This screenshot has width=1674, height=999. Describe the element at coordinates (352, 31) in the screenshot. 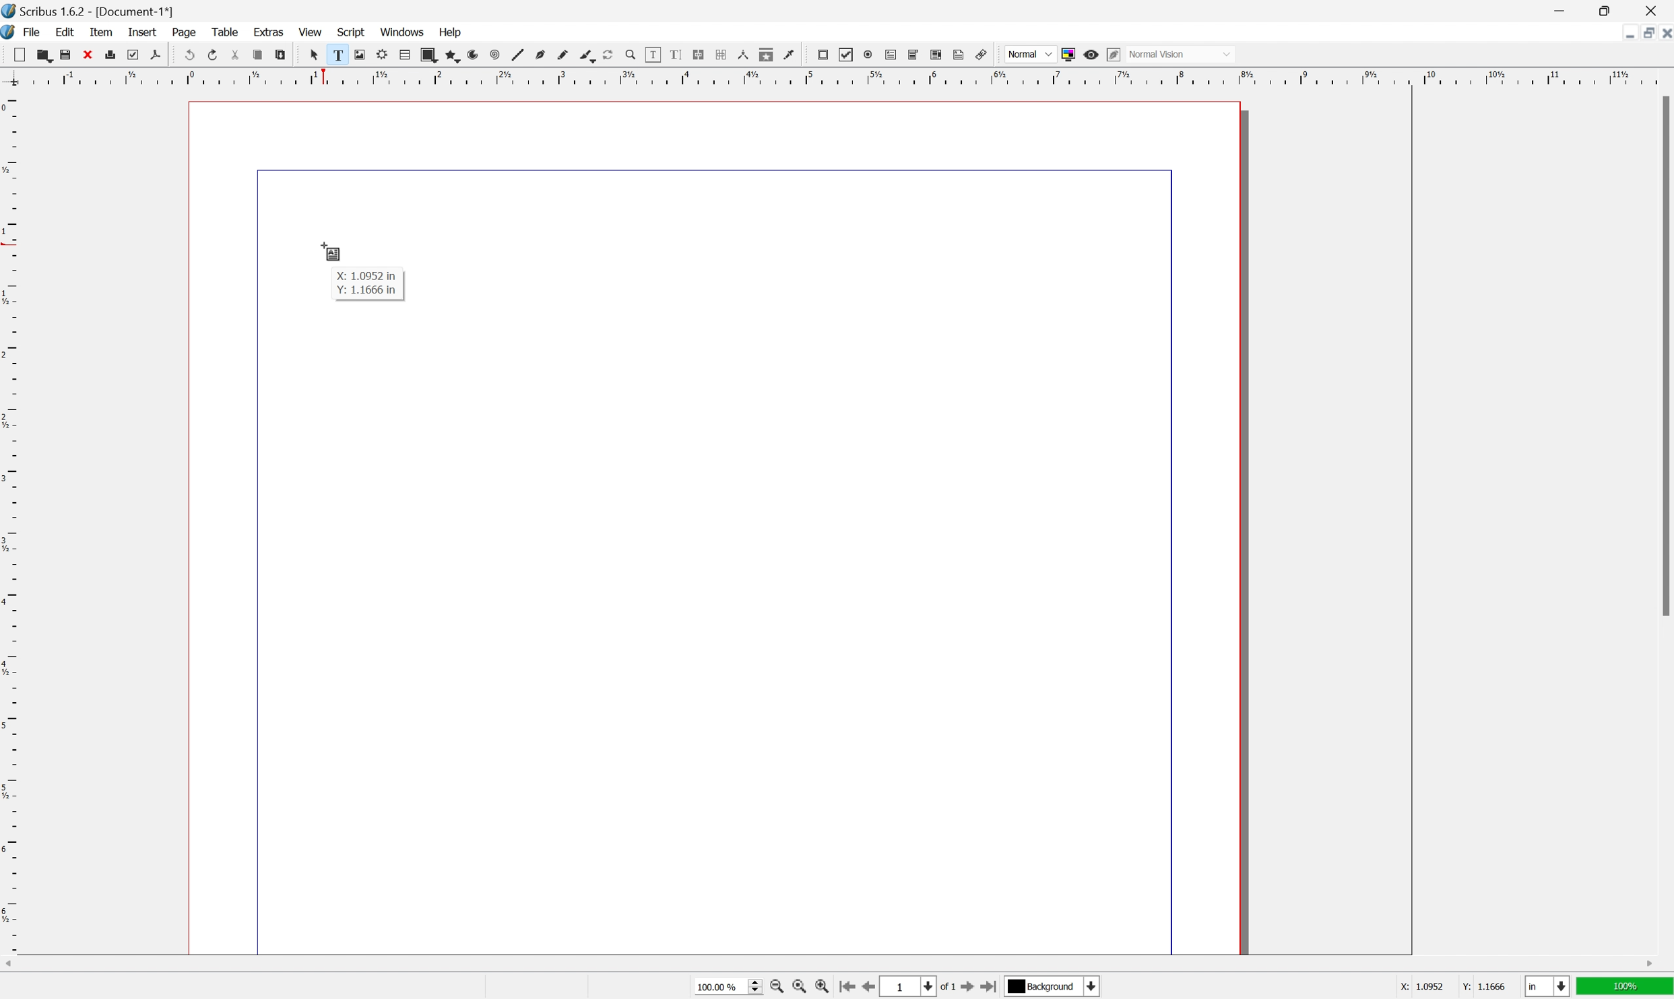

I see `script` at that location.